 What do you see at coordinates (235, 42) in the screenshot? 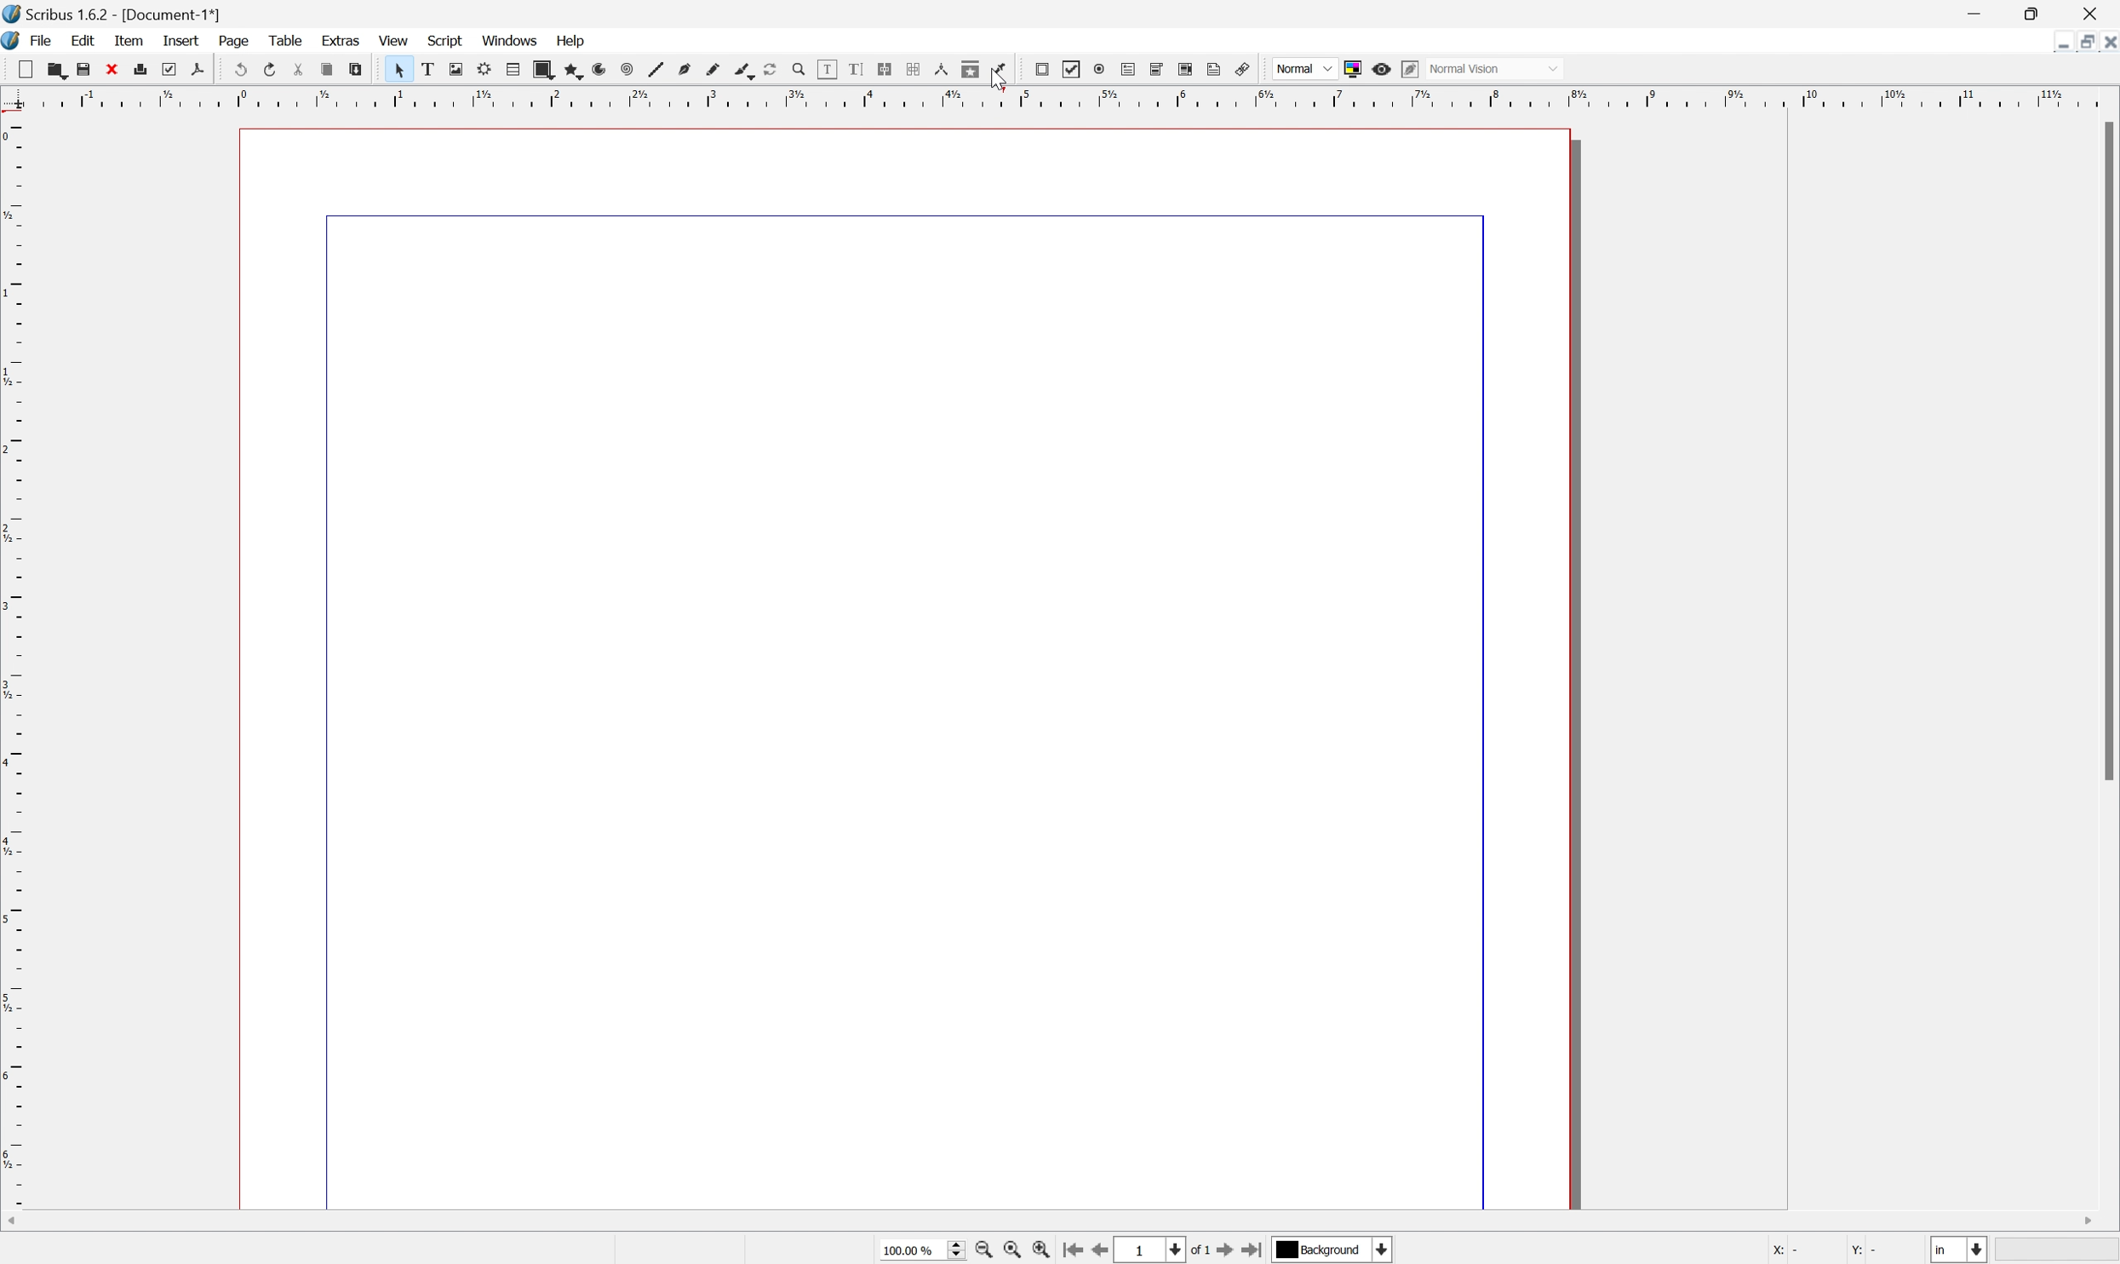
I see `page` at bounding box center [235, 42].